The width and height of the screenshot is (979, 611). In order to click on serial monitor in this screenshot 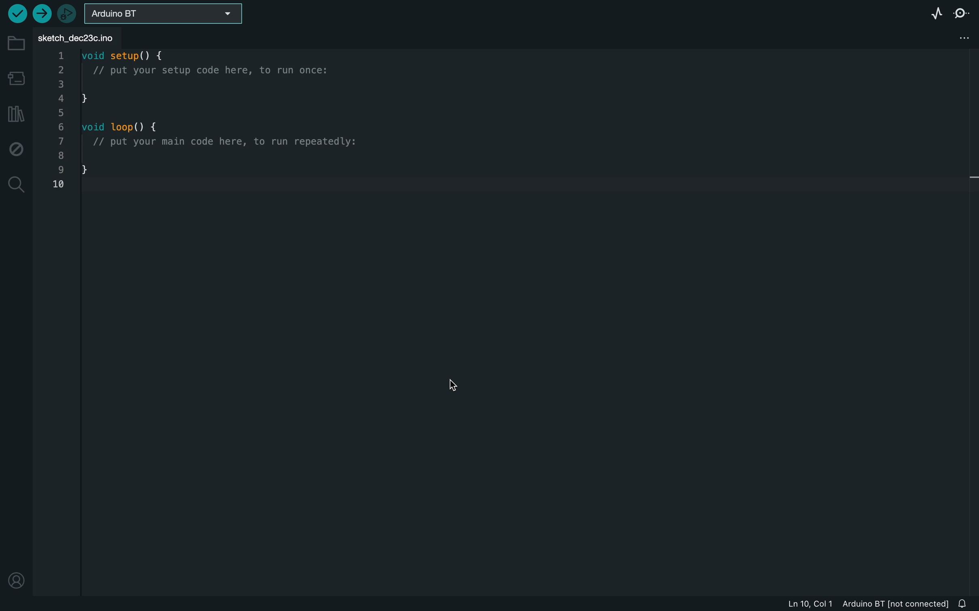, I will do `click(963, 13)`.